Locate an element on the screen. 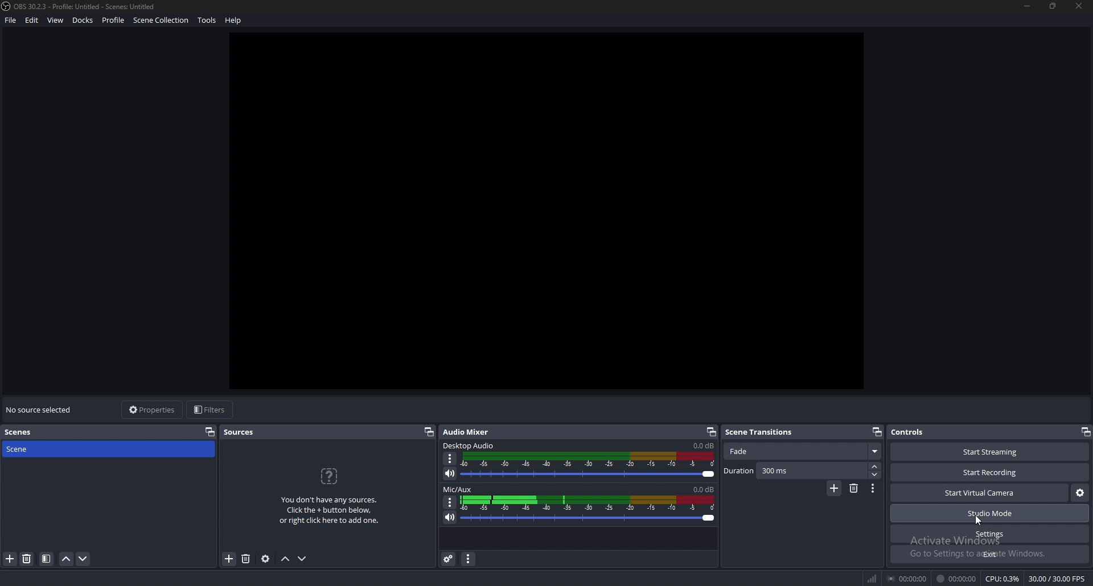 This screenshot has width=1093, height=586. move scene up is located at coordinates (67, 559).